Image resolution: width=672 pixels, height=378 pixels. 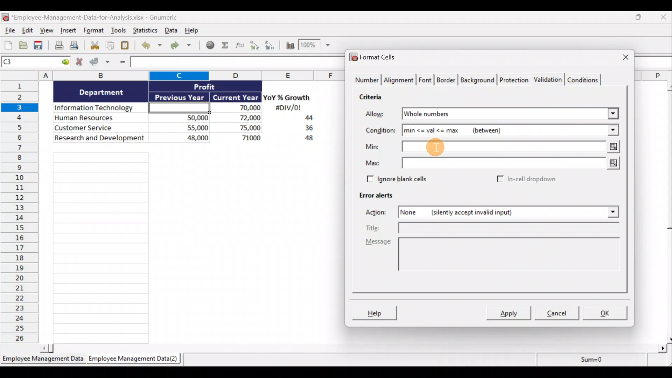 What do you see at coordinates (216, 86) in the screenshot?
I see `Profit` at bounding box center [216, 86].